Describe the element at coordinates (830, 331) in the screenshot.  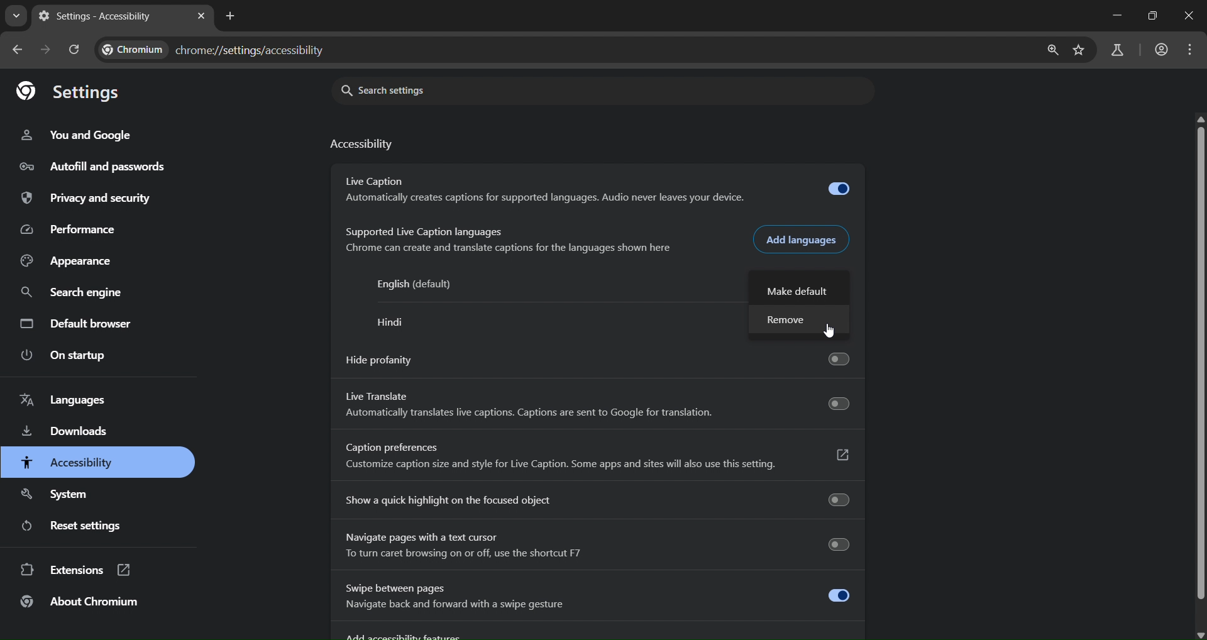
I see `cursor` at that location.